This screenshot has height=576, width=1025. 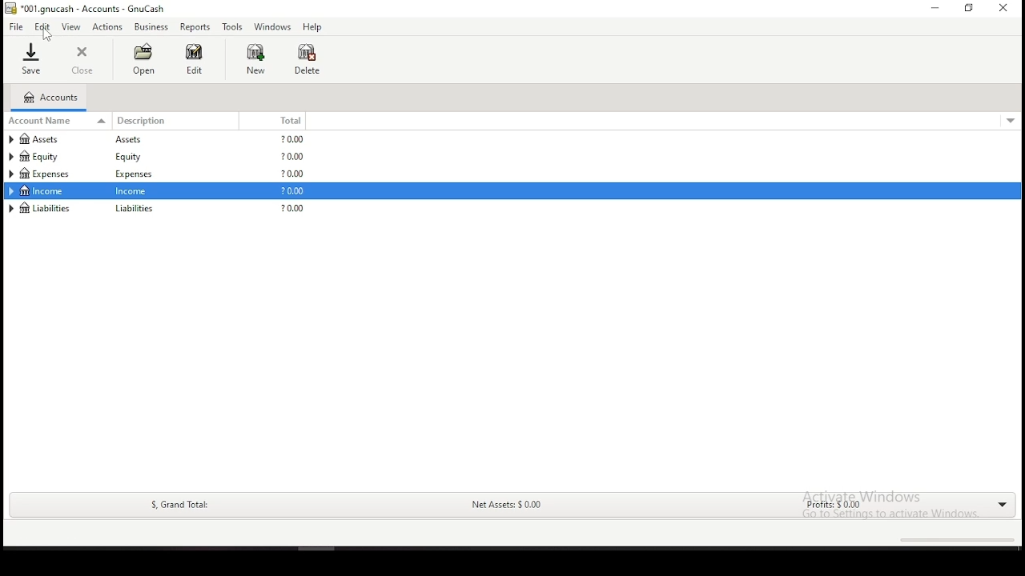 I want to click on minimize, so click(x=933, y=8).